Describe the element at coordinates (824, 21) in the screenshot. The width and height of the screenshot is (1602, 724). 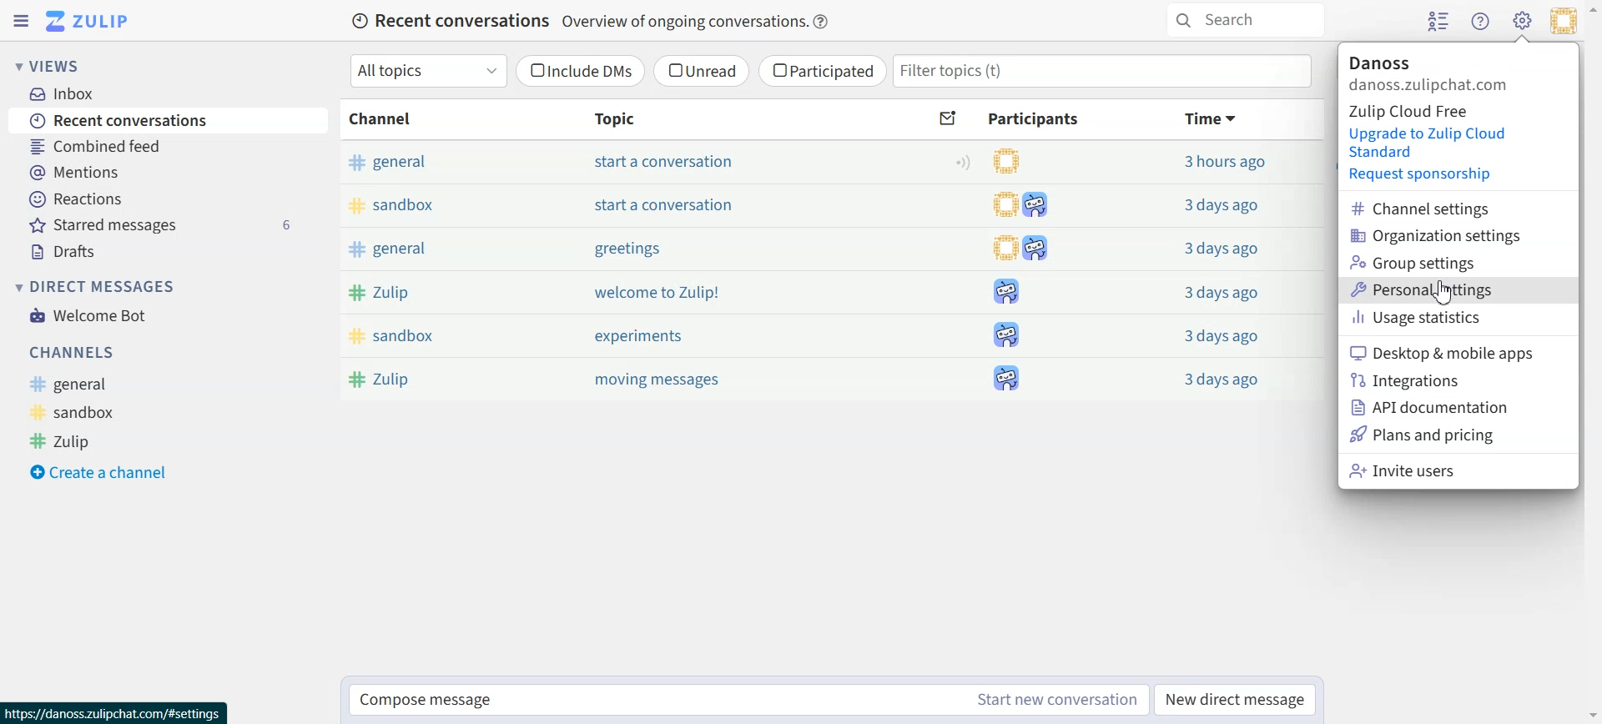
I see `Info` at that location.